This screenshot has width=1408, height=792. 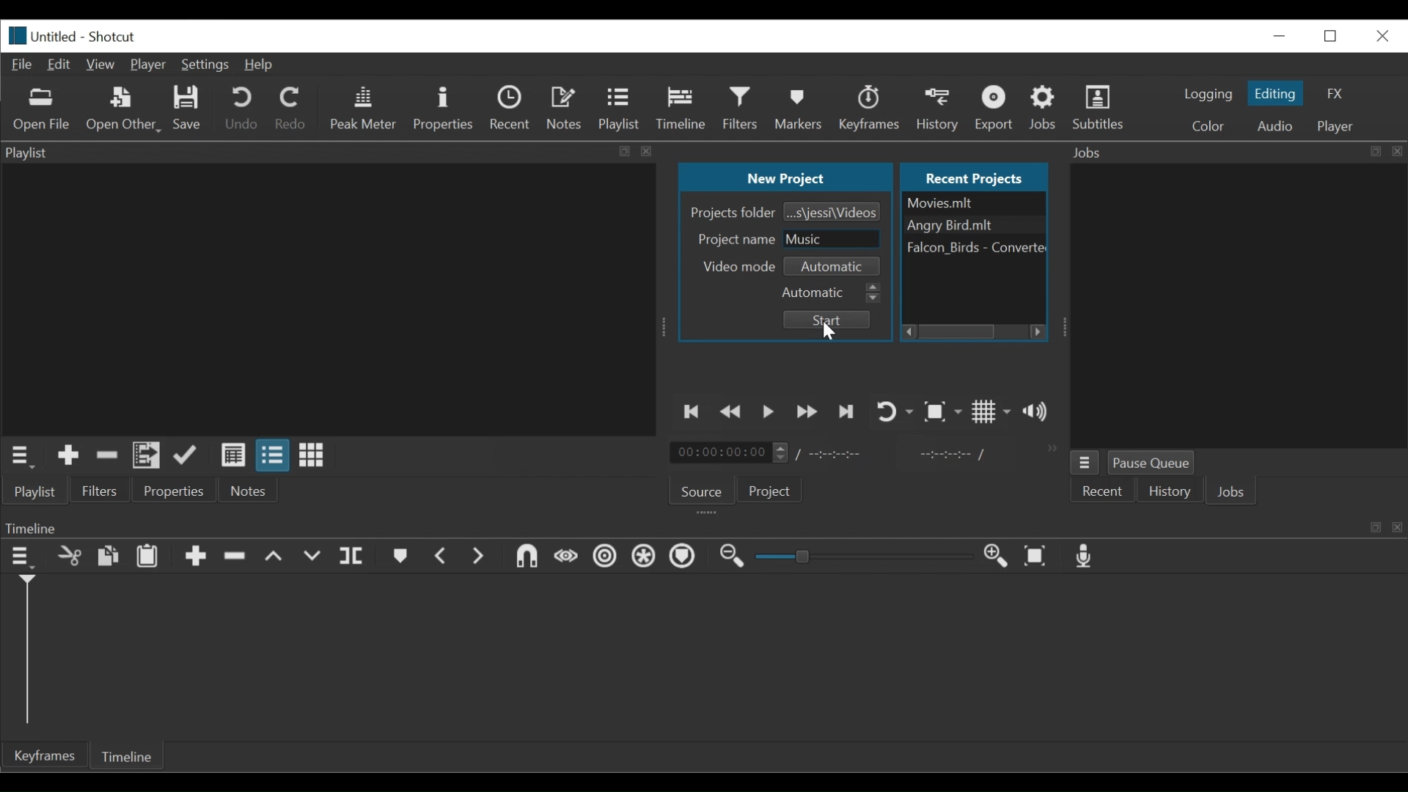 I want to click on Filters, so click(x=100, y=491).